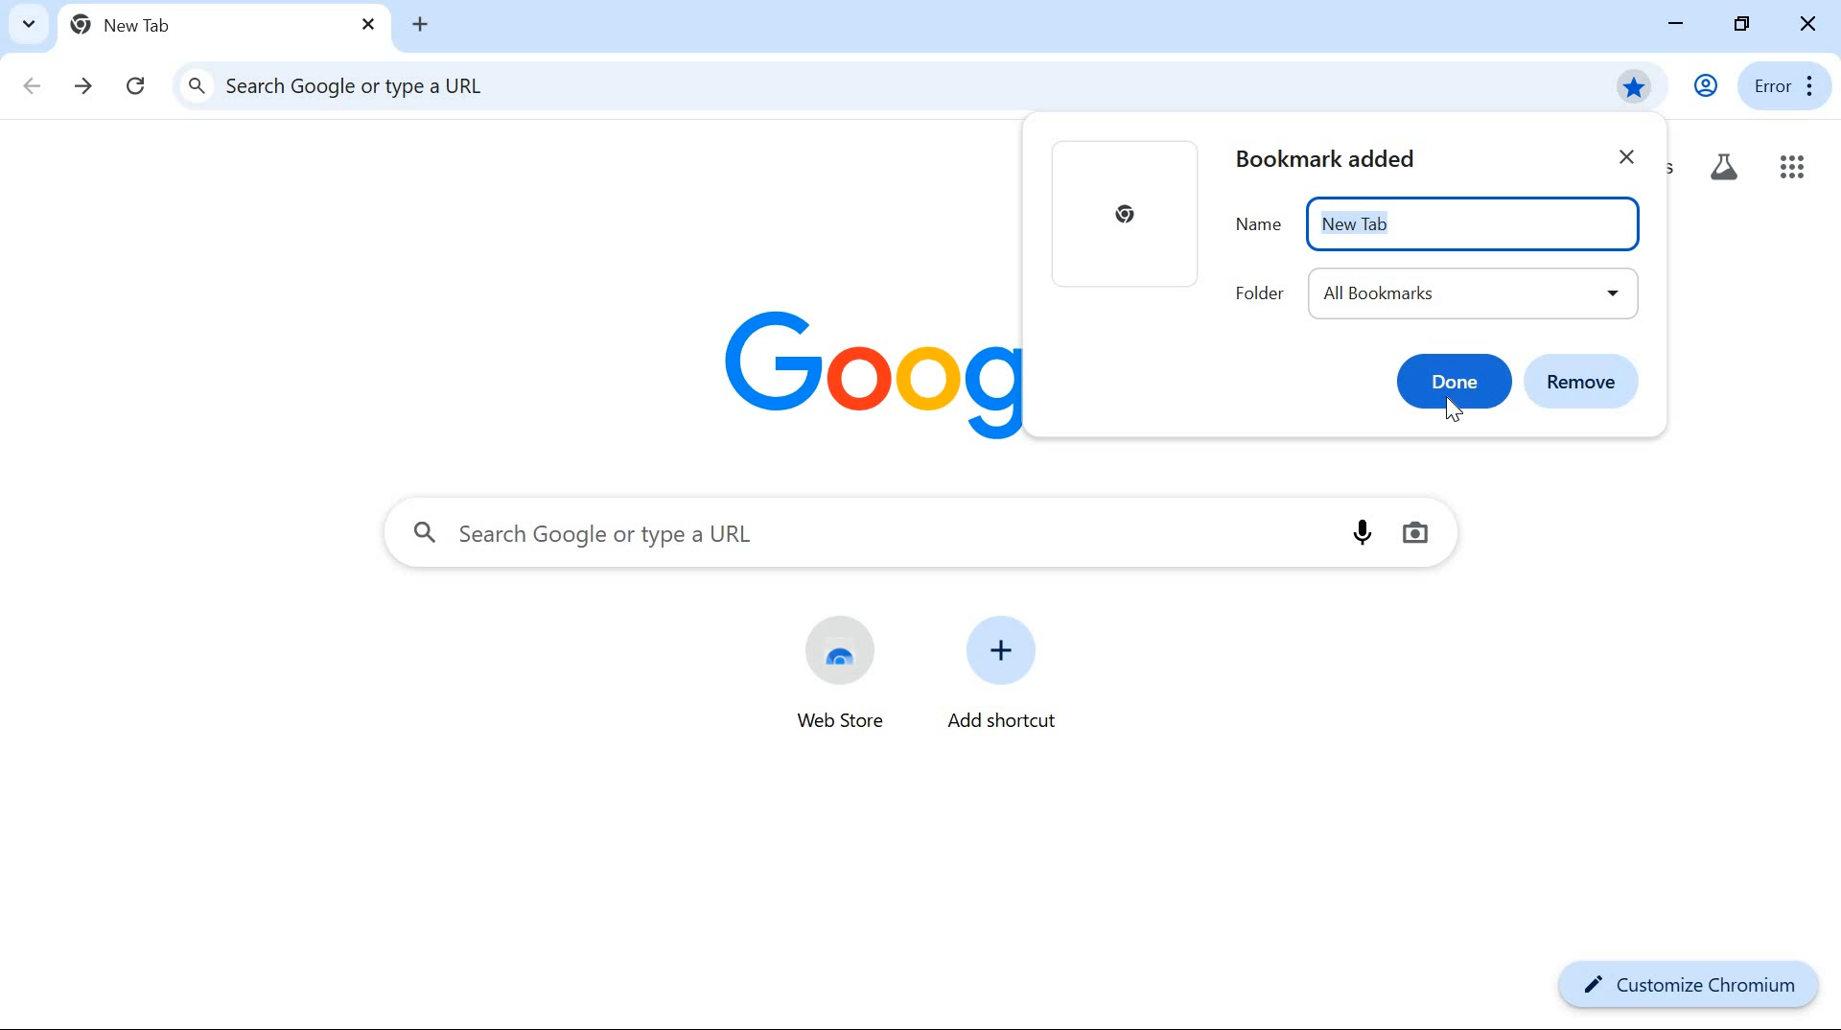 This screenshot has height=1030, width=1841. Describe the element at coordinates (1253, 223) in the screenshot. I see `name` at that location.